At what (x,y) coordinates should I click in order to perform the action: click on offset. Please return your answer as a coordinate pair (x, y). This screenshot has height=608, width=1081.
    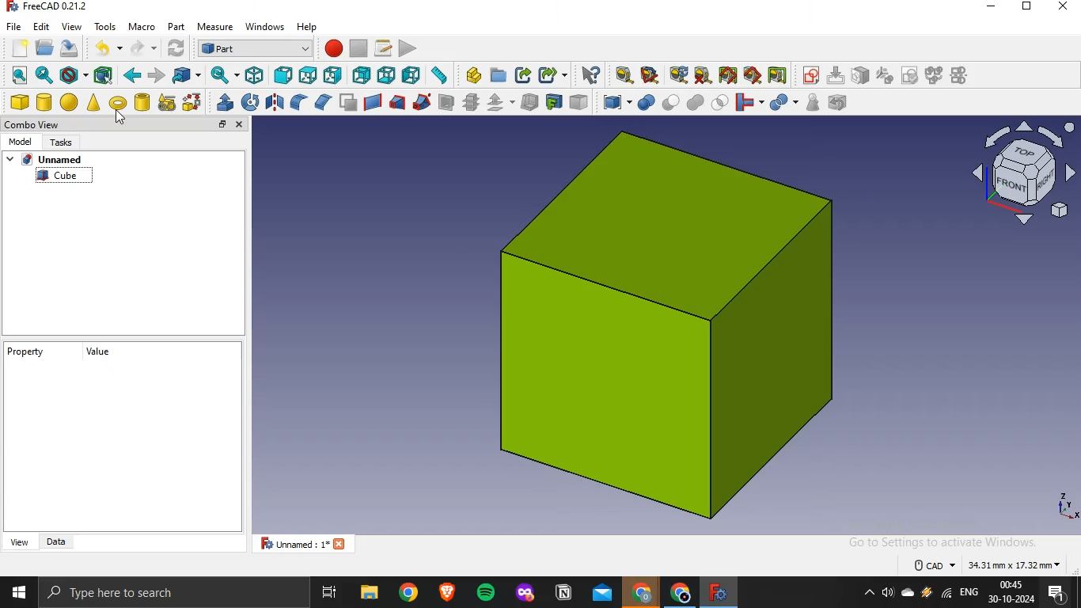
    Looking at the image, I should click on (495, 103).